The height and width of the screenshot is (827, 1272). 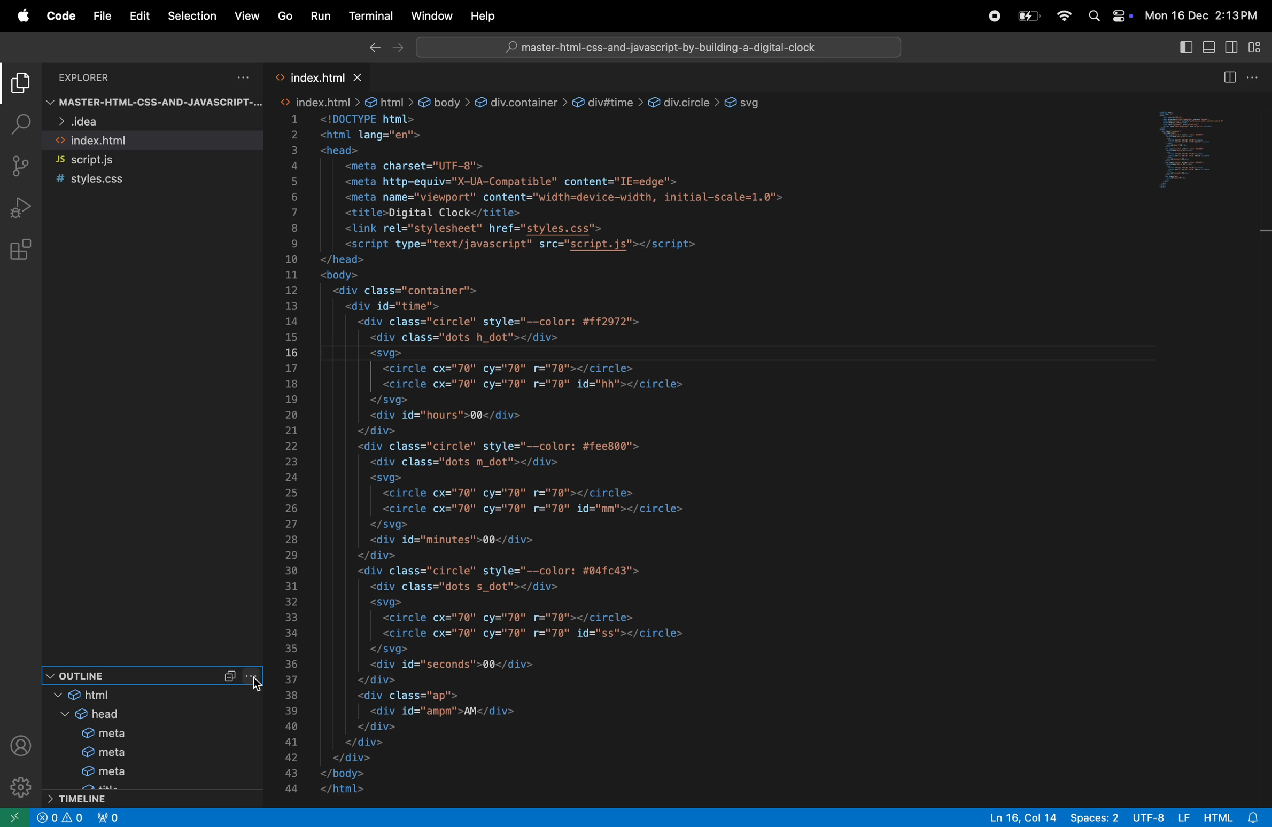 I want to click on index.html, so click(x=151, y=141).